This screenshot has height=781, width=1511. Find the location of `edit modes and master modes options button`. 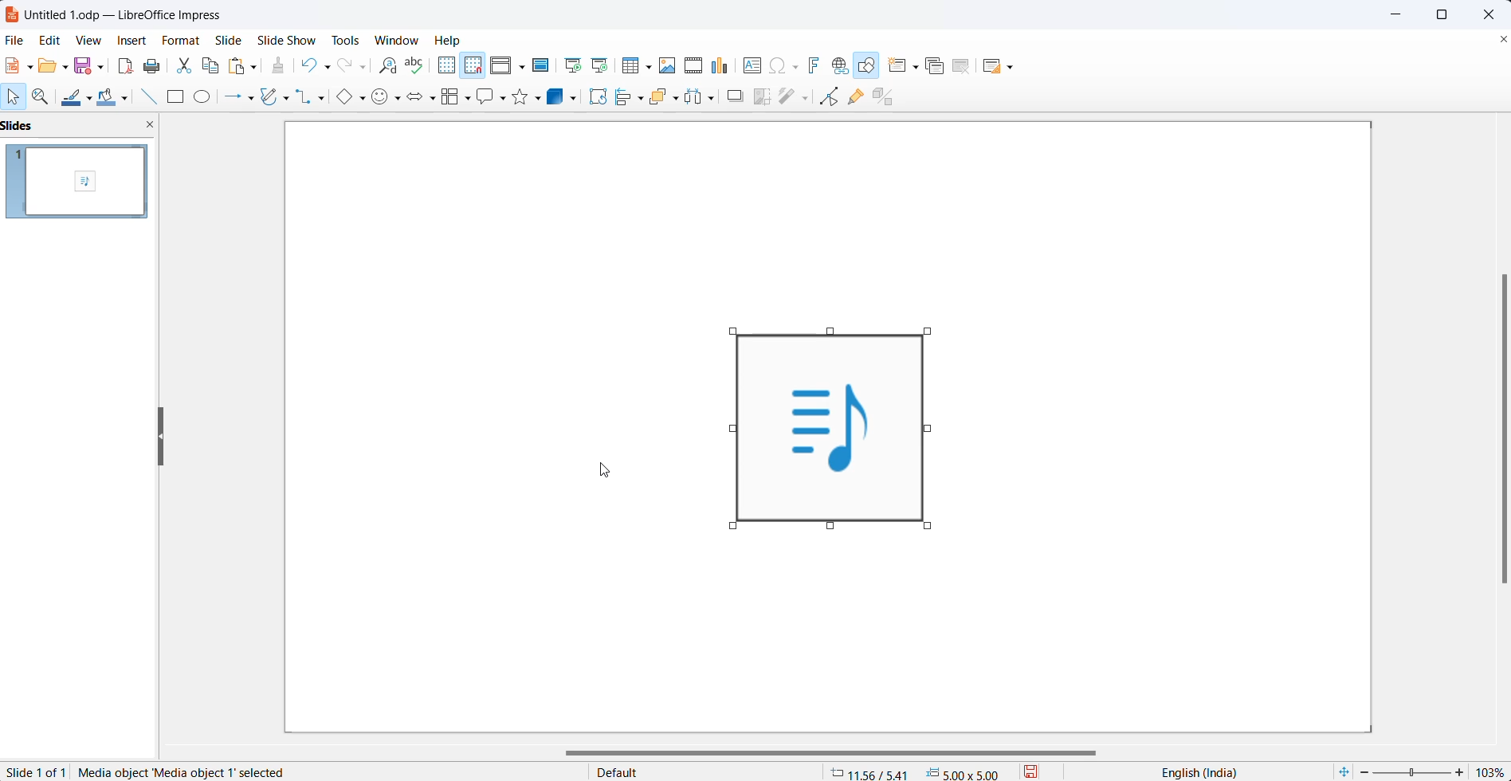

edit modes and master modes options button is located at coordinates (524, 68).